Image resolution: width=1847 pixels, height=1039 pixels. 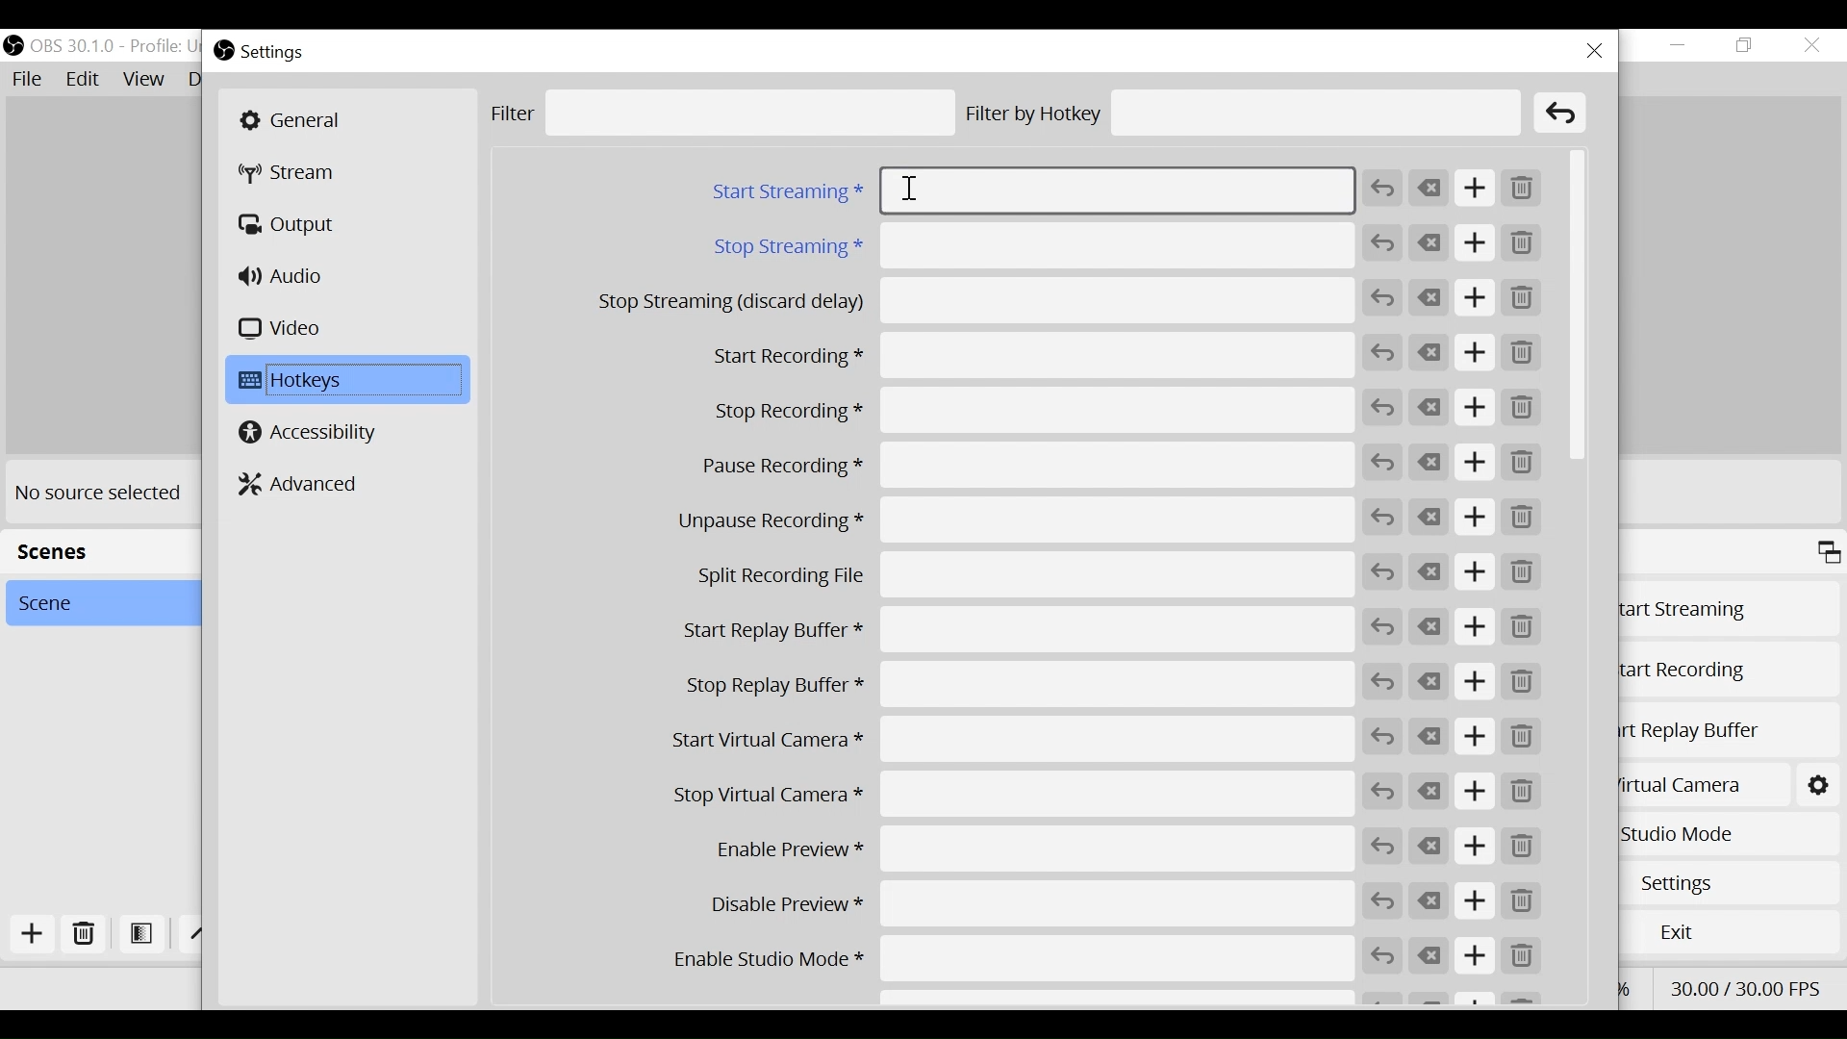 I want to click on Add, so click(x=1475, y=408).